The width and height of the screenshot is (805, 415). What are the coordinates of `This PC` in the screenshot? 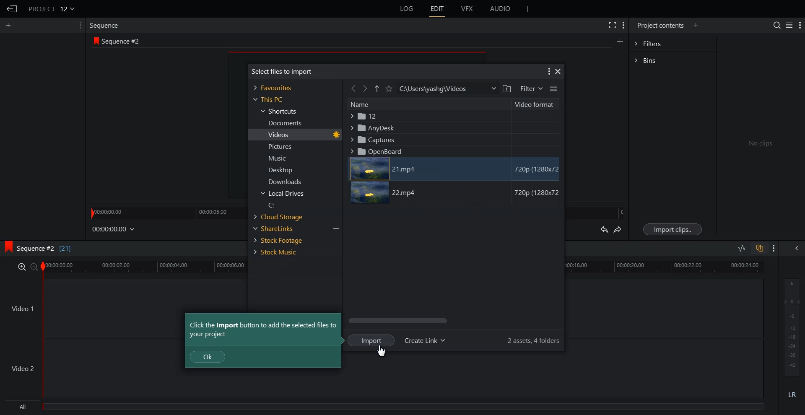 It's located at (267, 99).